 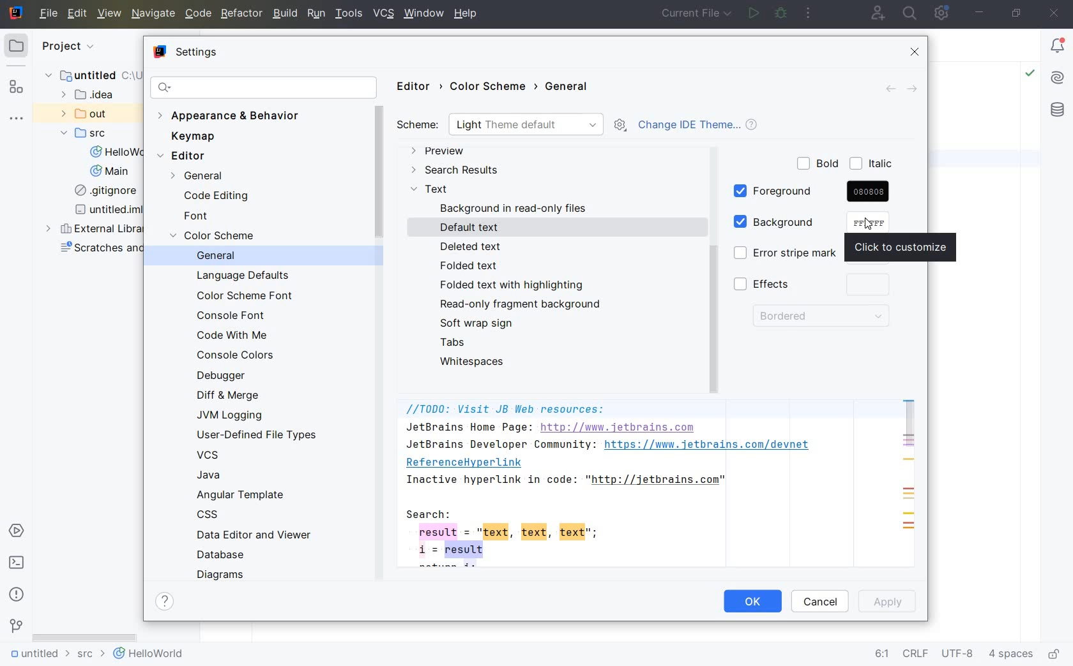 I want to click on VCS, so click(x=209, y=455).